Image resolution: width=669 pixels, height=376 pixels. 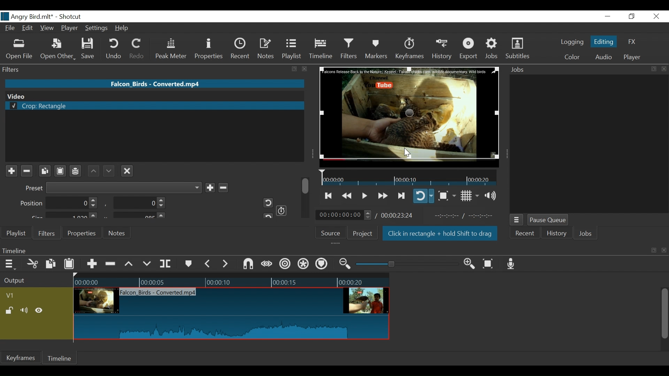 I want to click on 0, so click(x=138, y=204).